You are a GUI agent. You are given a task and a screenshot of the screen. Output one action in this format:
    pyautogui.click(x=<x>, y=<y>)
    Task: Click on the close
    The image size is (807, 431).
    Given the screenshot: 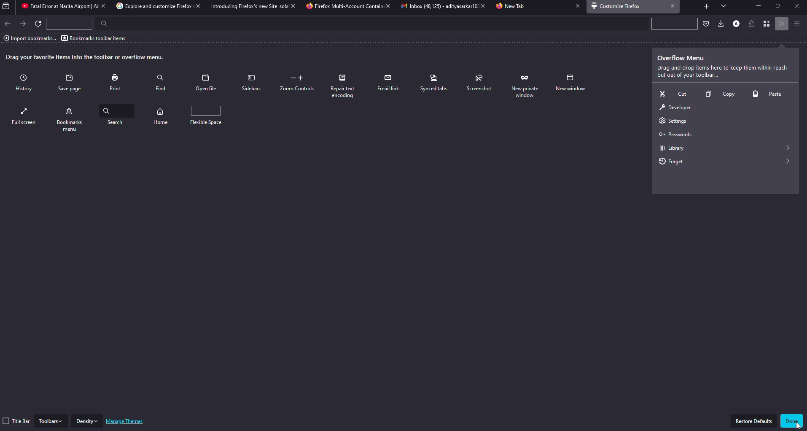 What is the action you would take?
    pyautogui.click(x=575, y=6)
    